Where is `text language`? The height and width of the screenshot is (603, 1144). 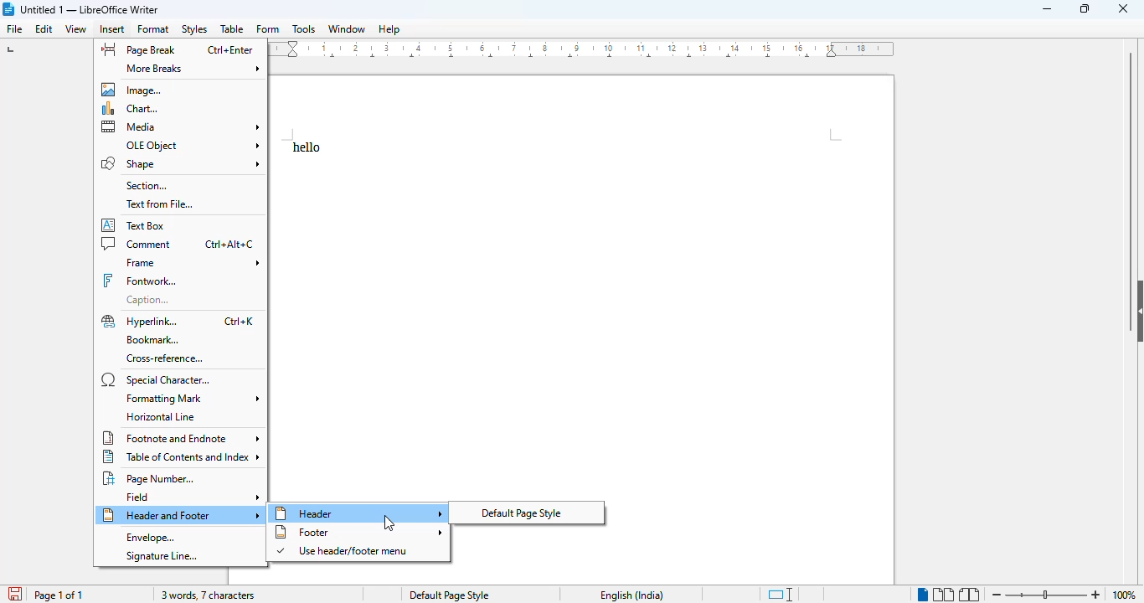
text language is located at coordinates (632, 595).